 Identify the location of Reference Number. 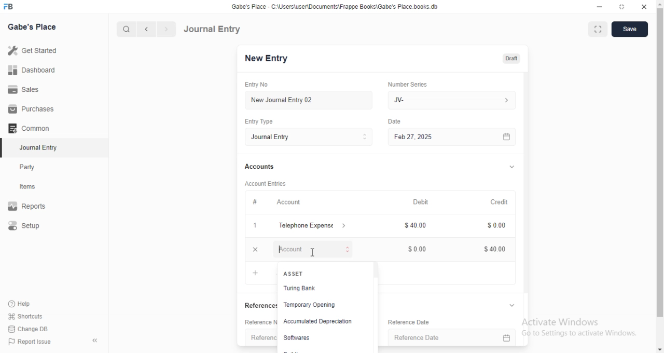
(247, 323).